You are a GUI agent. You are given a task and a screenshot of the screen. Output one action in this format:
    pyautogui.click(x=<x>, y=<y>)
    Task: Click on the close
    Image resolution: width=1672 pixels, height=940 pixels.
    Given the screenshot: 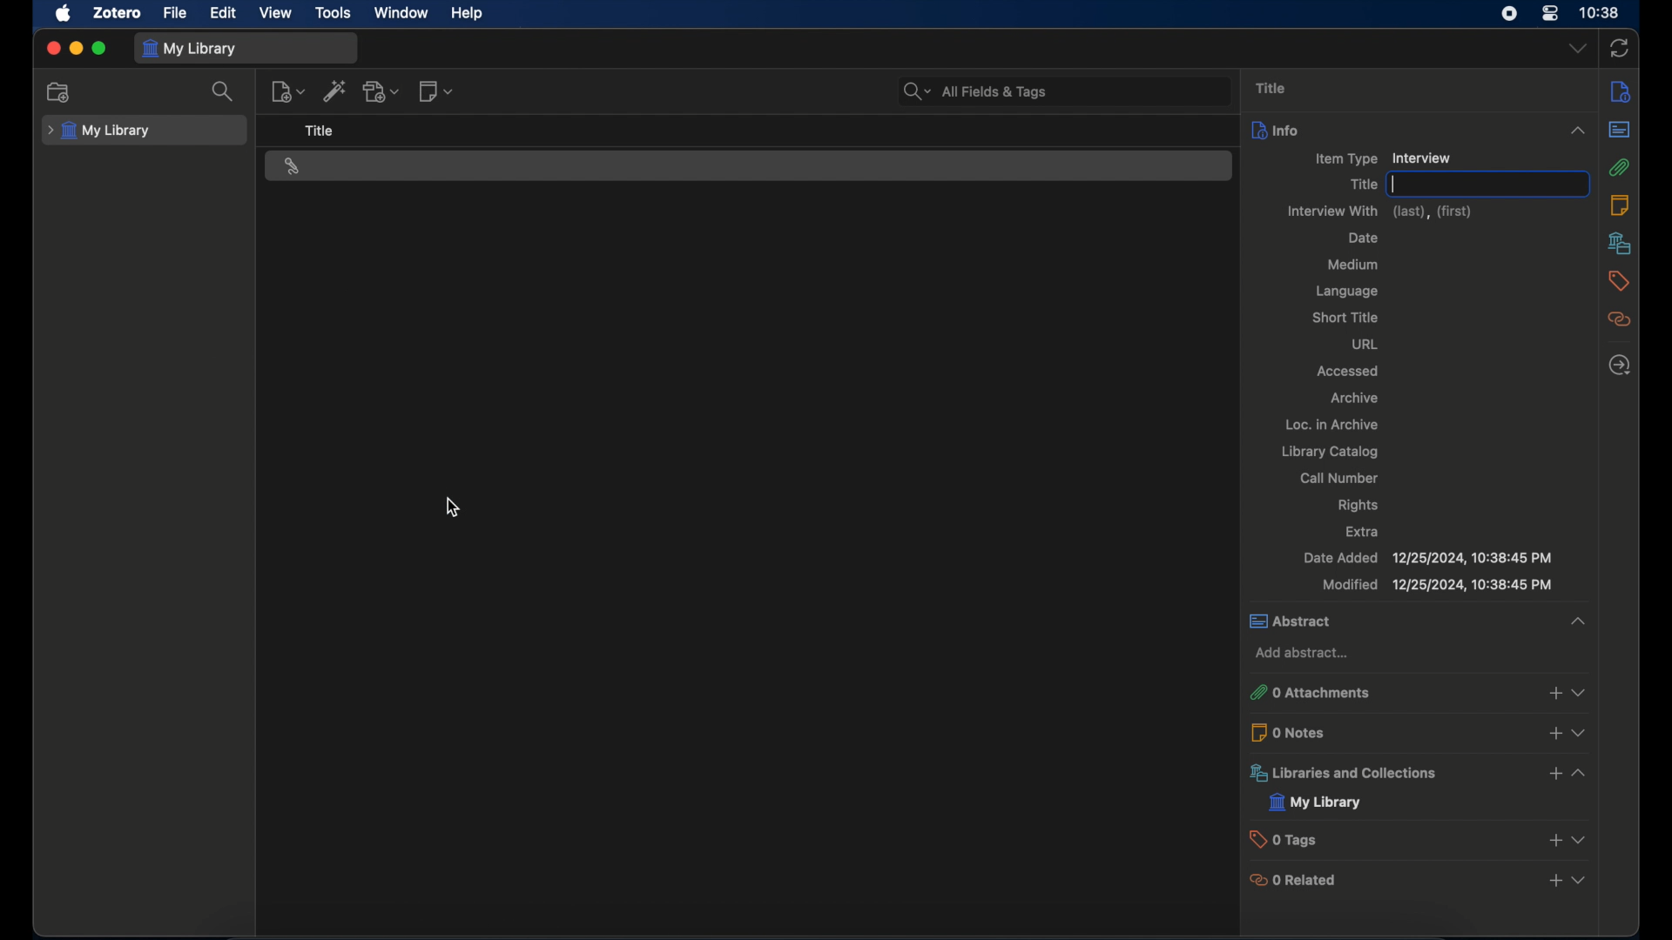 What is the action you would take?
    pyautogui.click(x=52, y=48)
    